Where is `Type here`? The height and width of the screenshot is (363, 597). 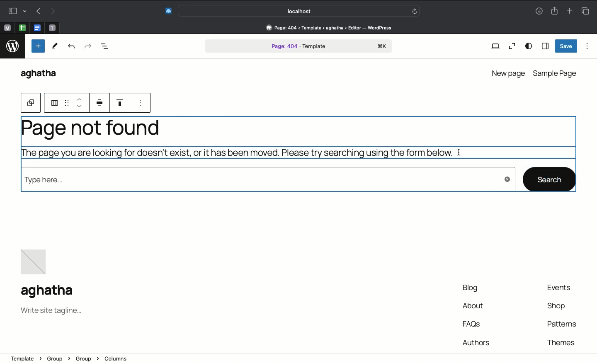
Type here is located at coordinates (267, 182).